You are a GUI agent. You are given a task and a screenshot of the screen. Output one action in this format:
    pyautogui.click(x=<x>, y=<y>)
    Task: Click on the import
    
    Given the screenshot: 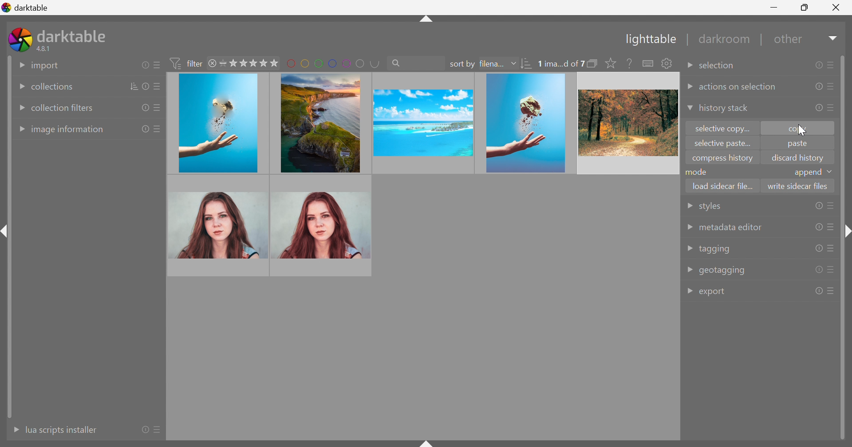 What is the action you would take?
    pyautogui.click(x=46, y=66)
    